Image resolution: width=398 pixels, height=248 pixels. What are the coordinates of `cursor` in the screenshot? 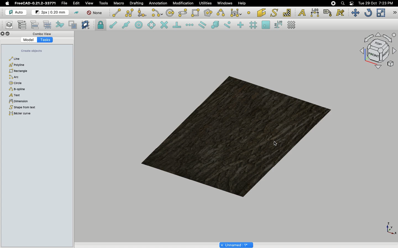 It's located at (274, 144).